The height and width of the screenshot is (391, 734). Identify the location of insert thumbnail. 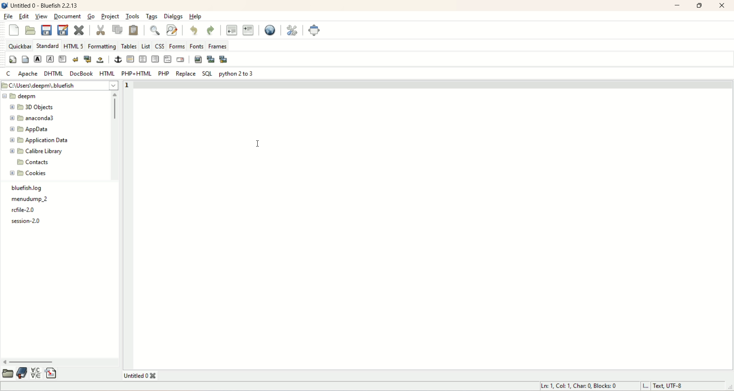
(211, 59).